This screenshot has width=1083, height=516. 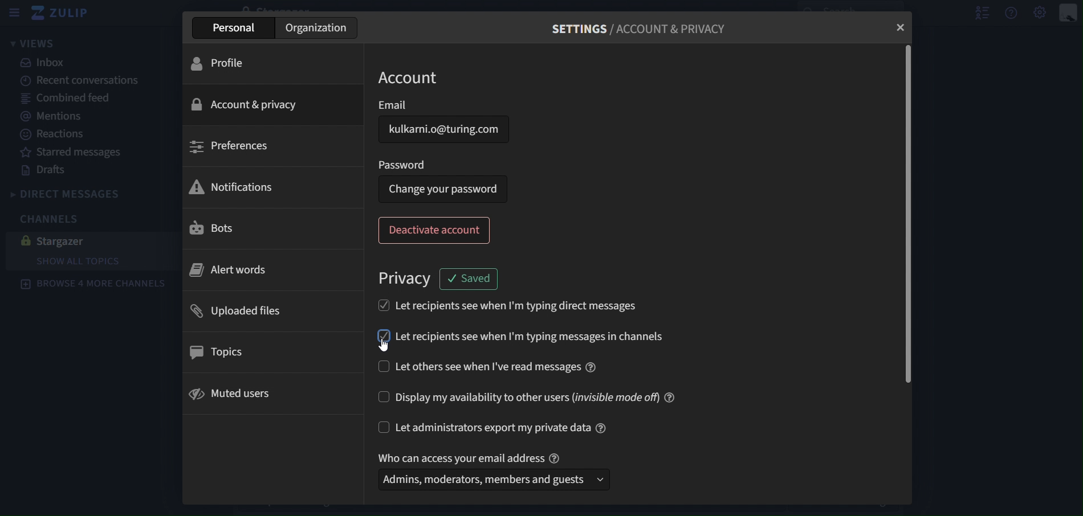 What do you see at coordinates (66, 15) in the screenshot?
I see `zulip` at bounding box center [66, 15].